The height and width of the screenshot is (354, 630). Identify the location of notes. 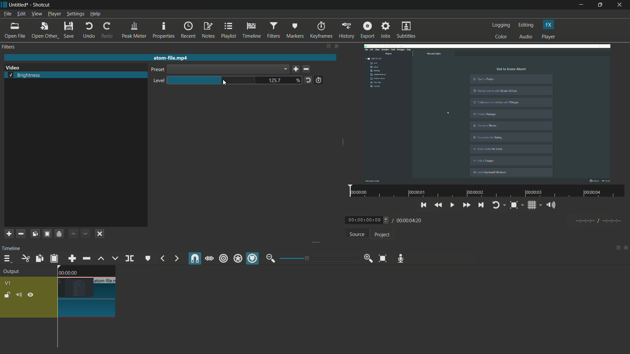
(209, 30).